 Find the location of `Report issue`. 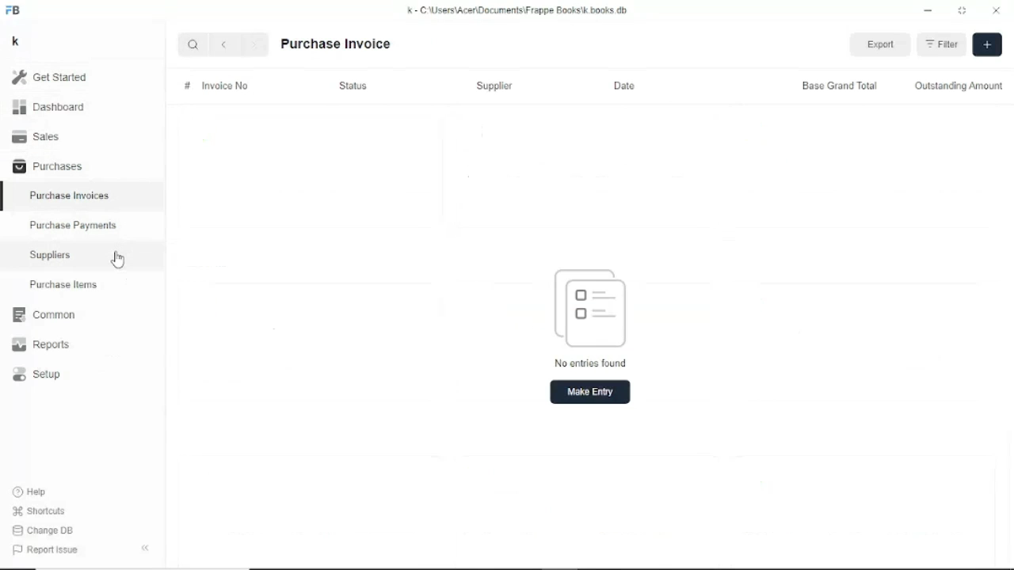

Report issue is located at coordinates (44, 551).